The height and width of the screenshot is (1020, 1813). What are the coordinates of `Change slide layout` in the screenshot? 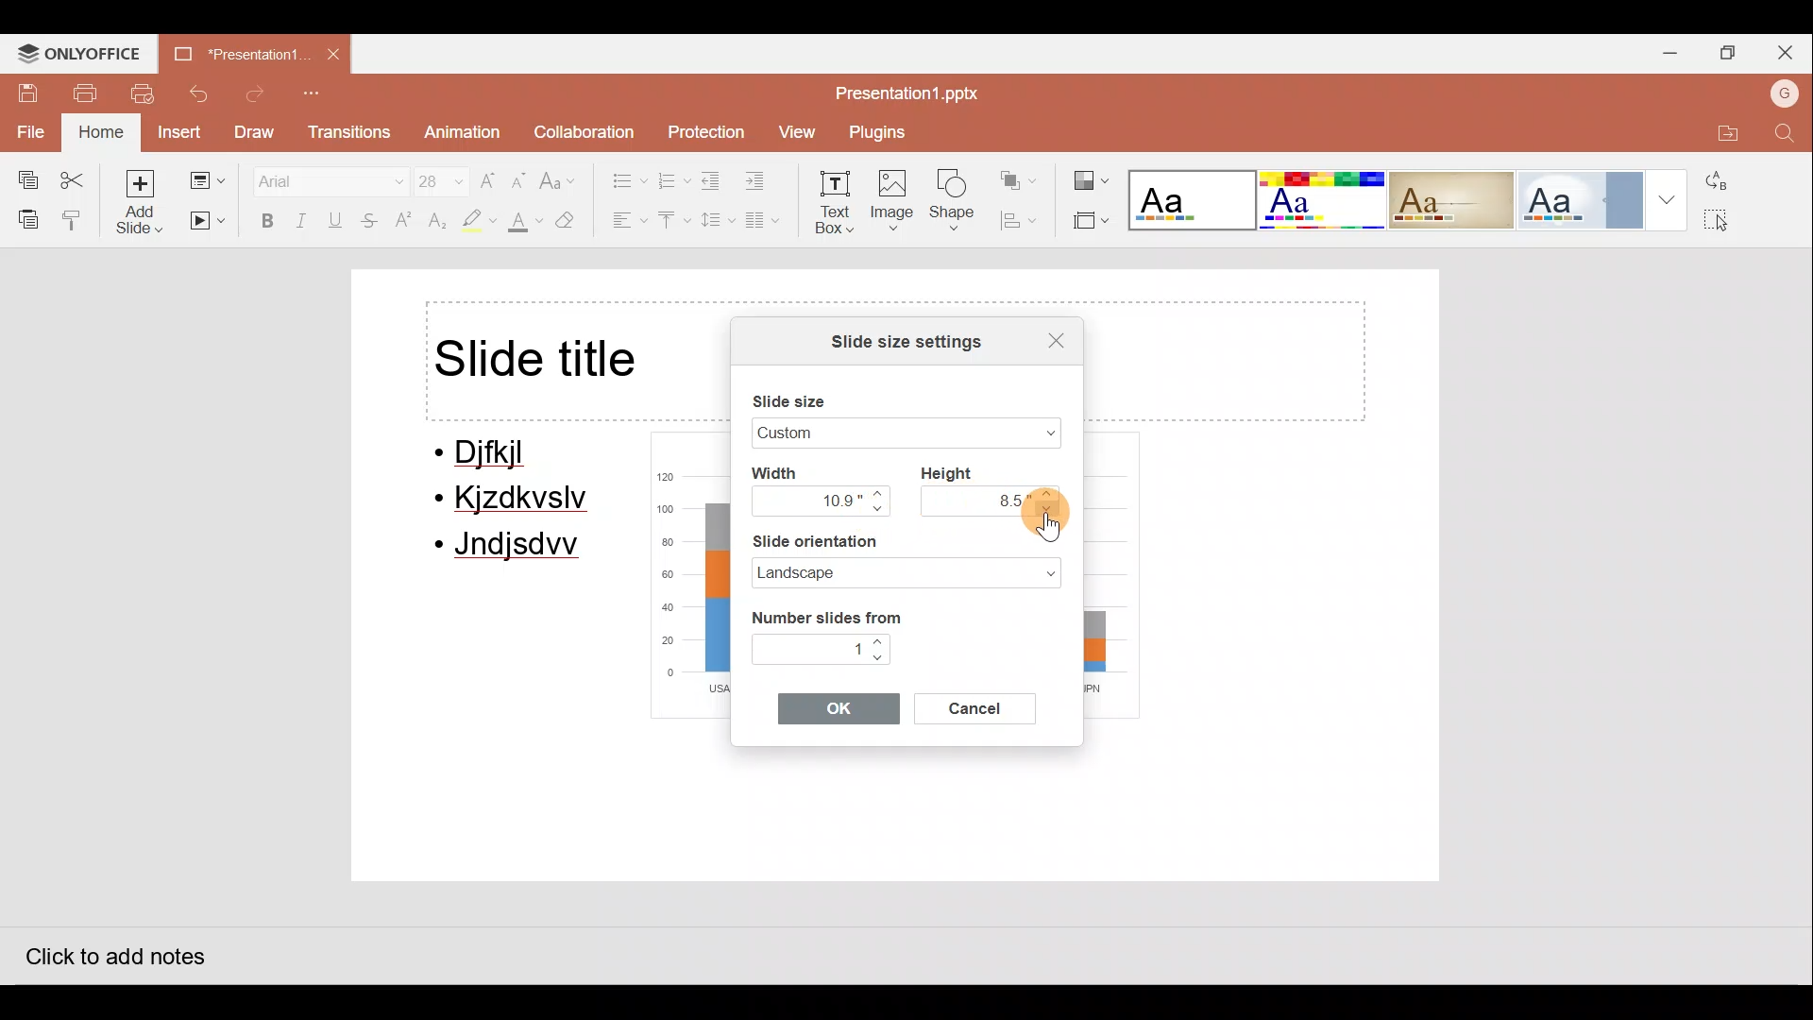 It's located at (206, 177).